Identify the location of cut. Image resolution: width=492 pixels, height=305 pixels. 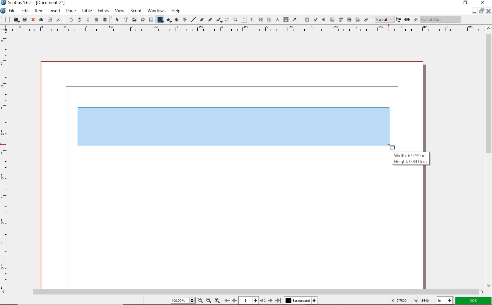
(88, 20).